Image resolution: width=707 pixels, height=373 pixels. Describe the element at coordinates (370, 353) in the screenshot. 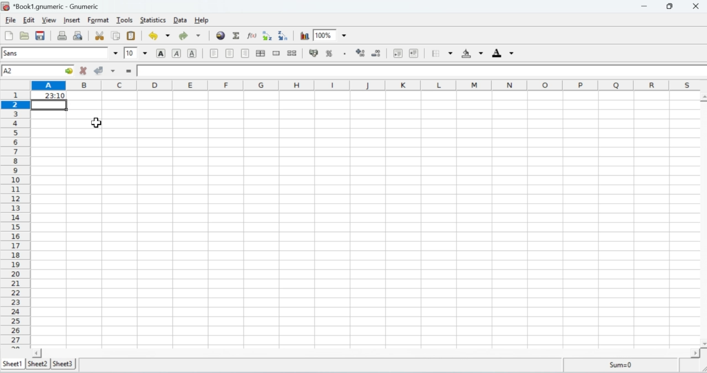

I see `Scroll bar` at that location.